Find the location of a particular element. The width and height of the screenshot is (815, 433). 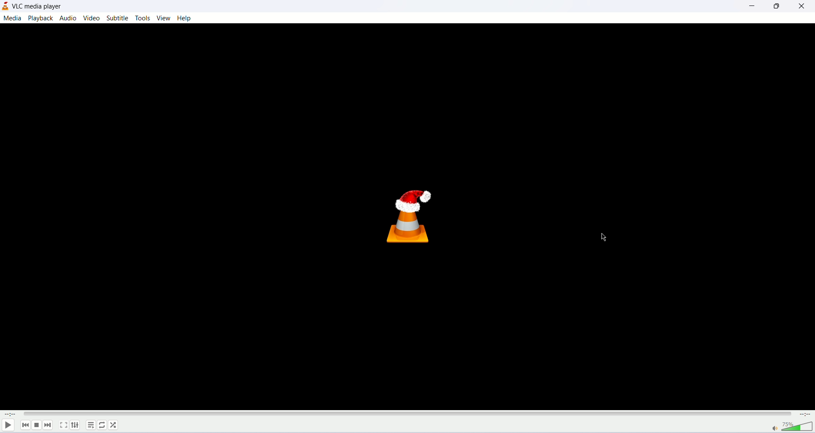

playback is located at coordinates (41, 18).